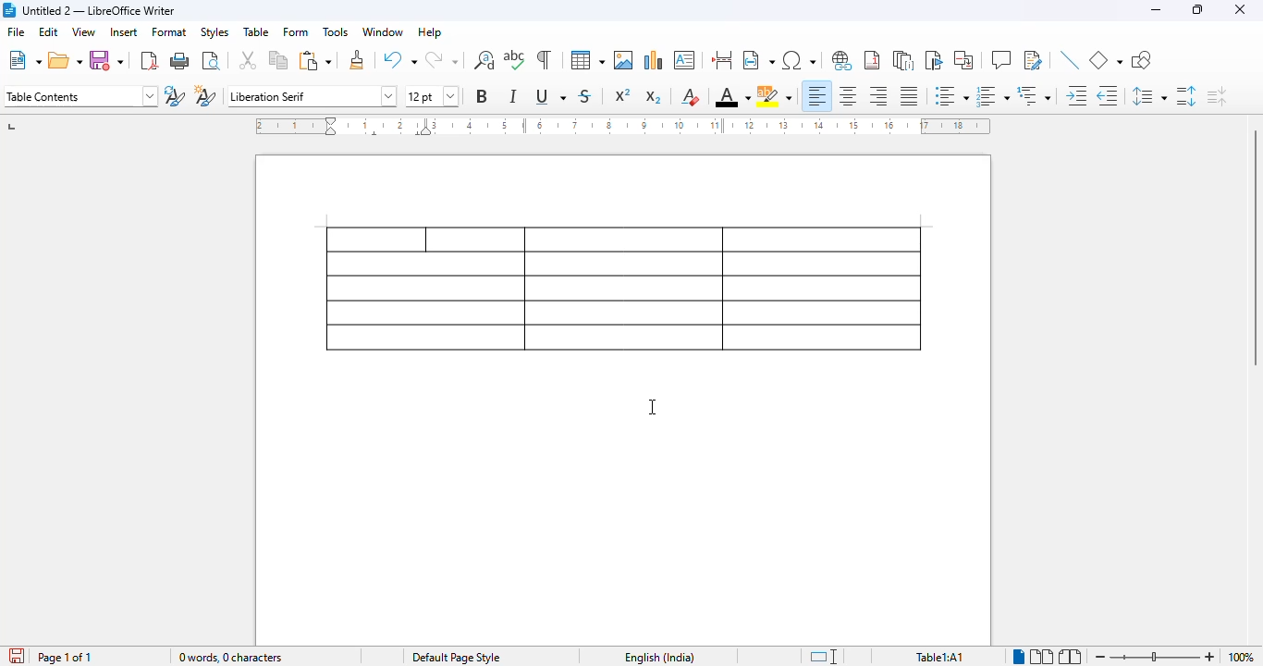 The height and width of the screenshot is (666, 1263). I want to click on edit, so click(48, 31).